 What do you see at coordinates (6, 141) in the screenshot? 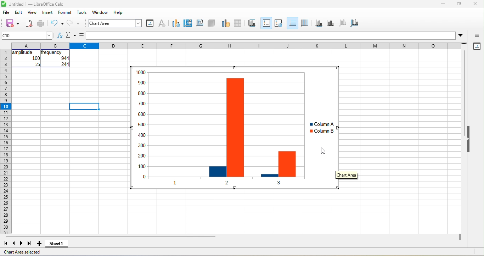
I see `rows` at bounding box center [6, 141].